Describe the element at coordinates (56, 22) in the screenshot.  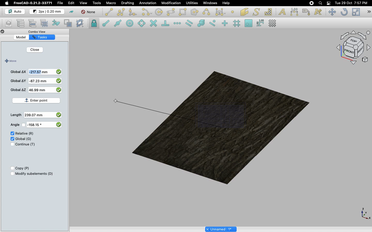
I see `Add to construction group` at that location.